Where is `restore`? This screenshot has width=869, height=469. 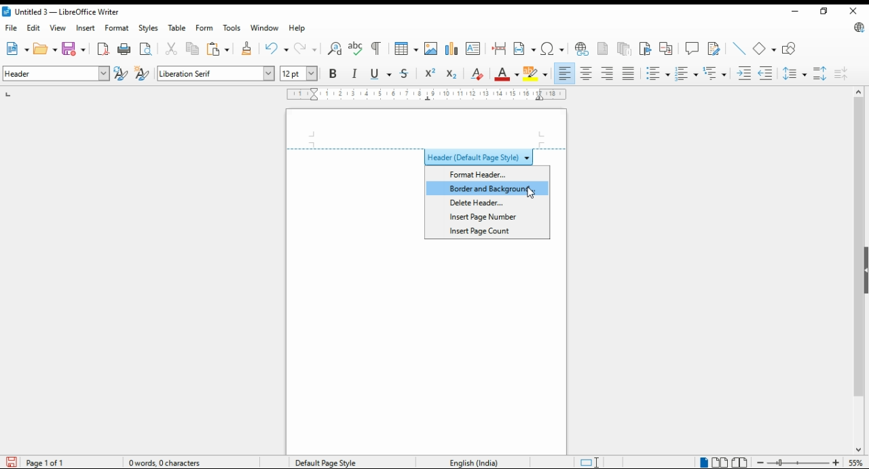
restore is located at coordinates (823, 11).